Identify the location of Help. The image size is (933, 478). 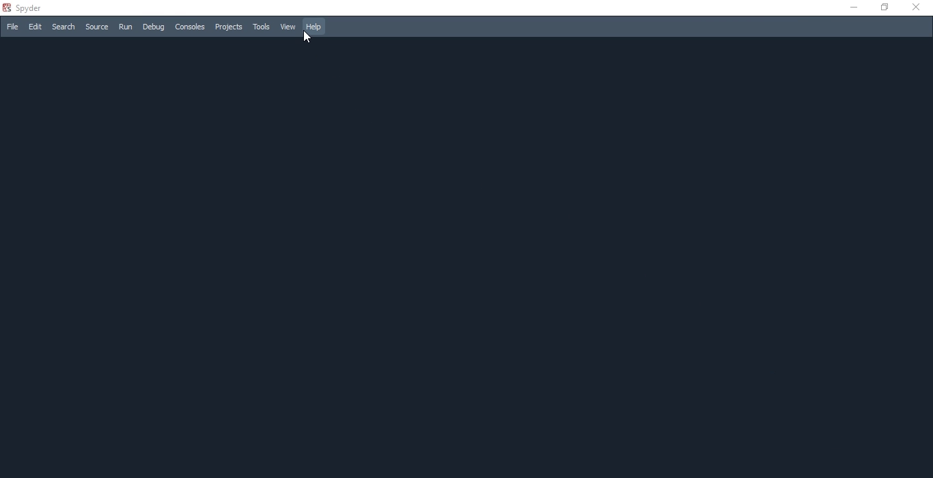
(314, 27).